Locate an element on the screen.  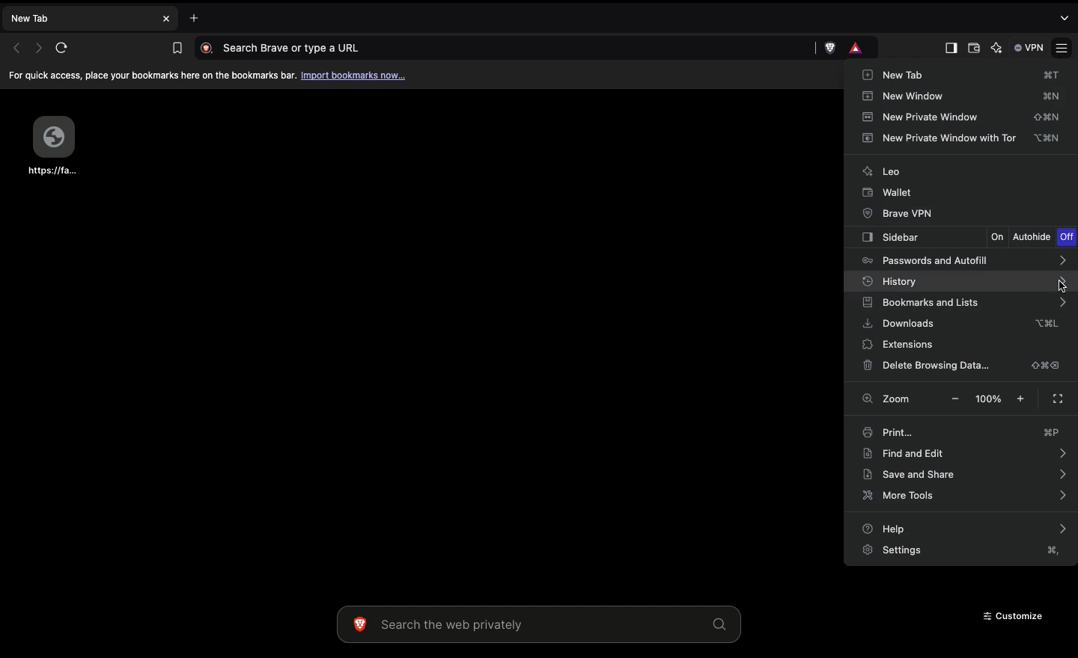
New Private window with tor is located at coordinates (960, 139).